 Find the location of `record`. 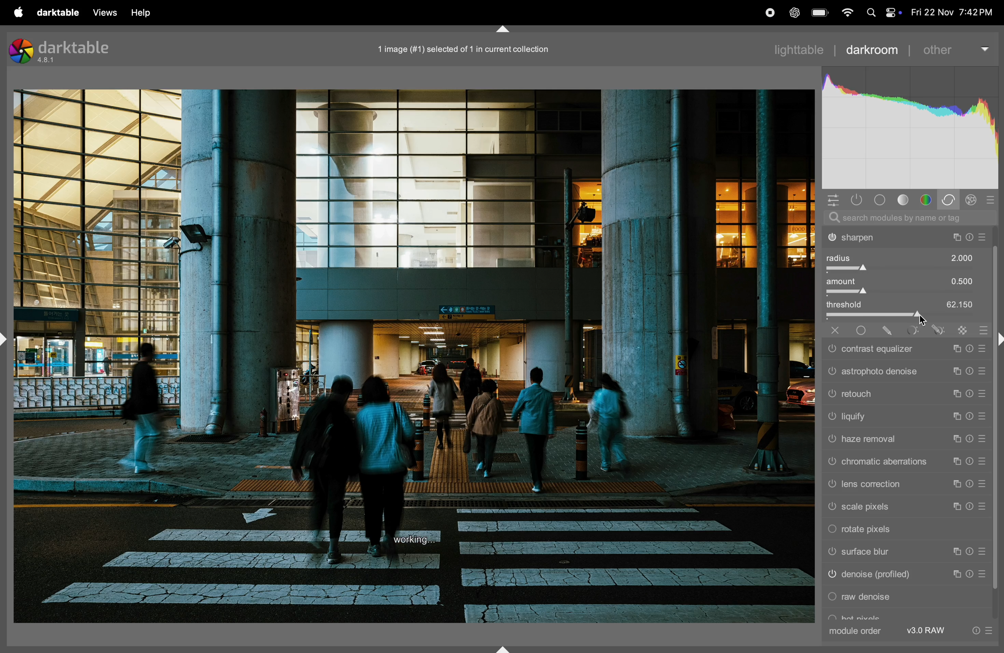

record is located at coordinates (766, 12).